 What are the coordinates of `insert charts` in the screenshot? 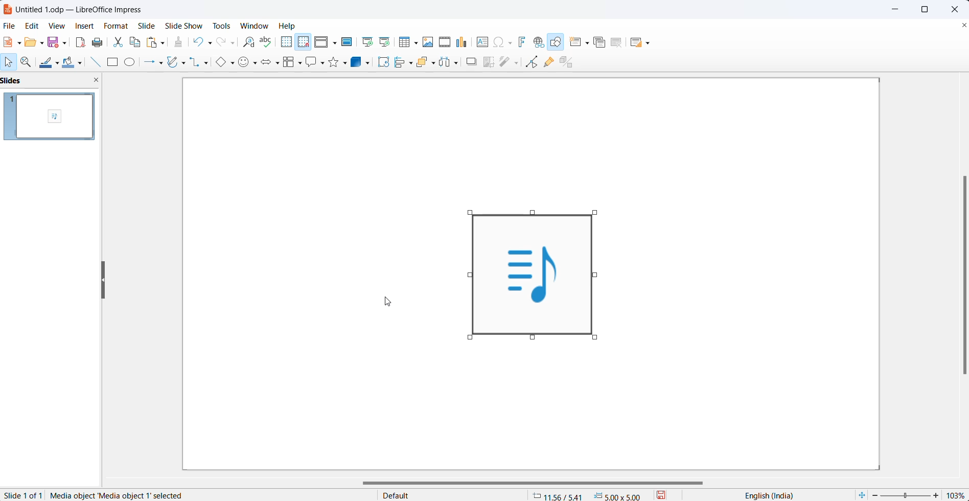 It's located at (464, 40).